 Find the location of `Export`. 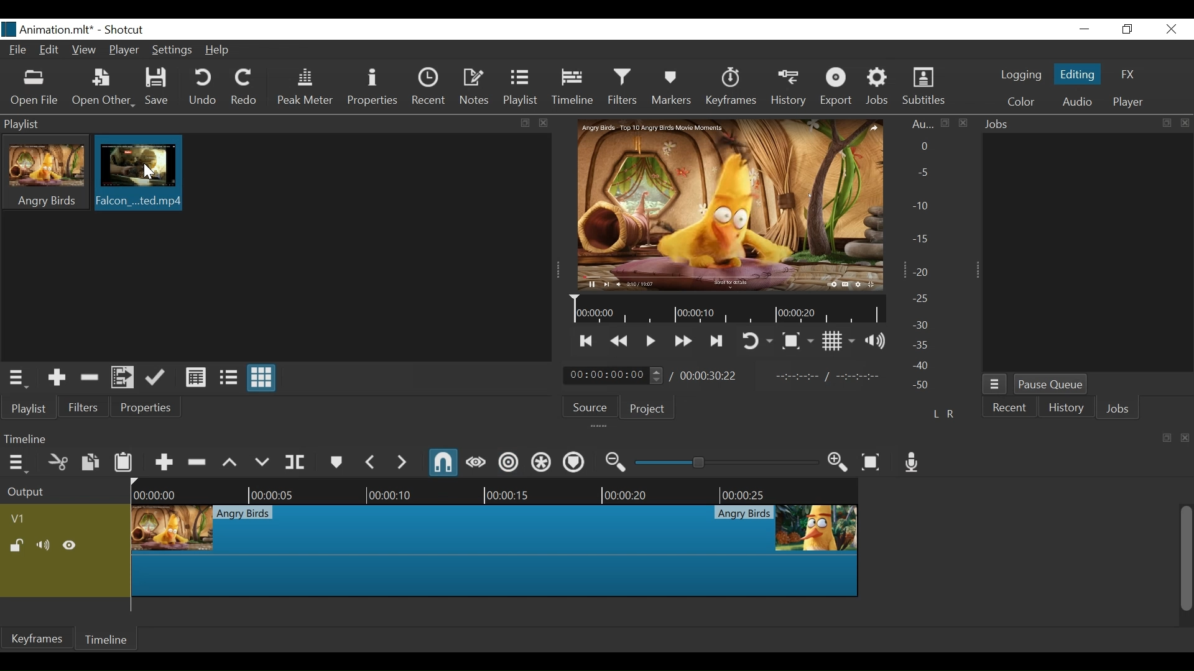

Export is located at coordinates (836, 88).